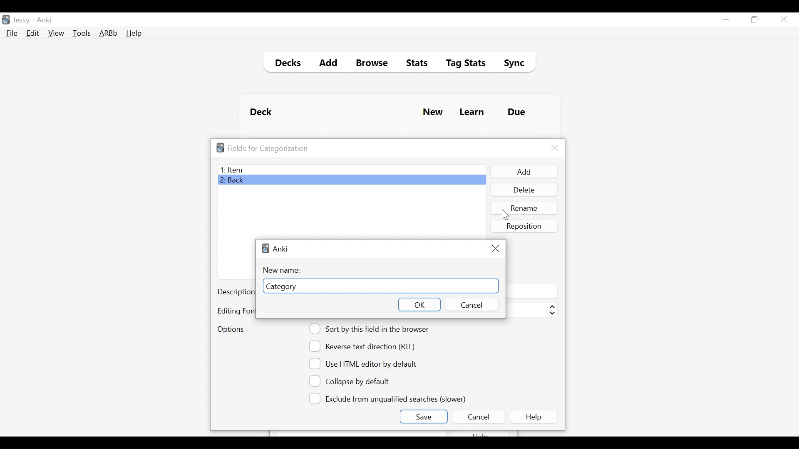  What do you see at coordinates (351, 170) in the screenshot?
I see `Front` at bounding box center [351, 170].